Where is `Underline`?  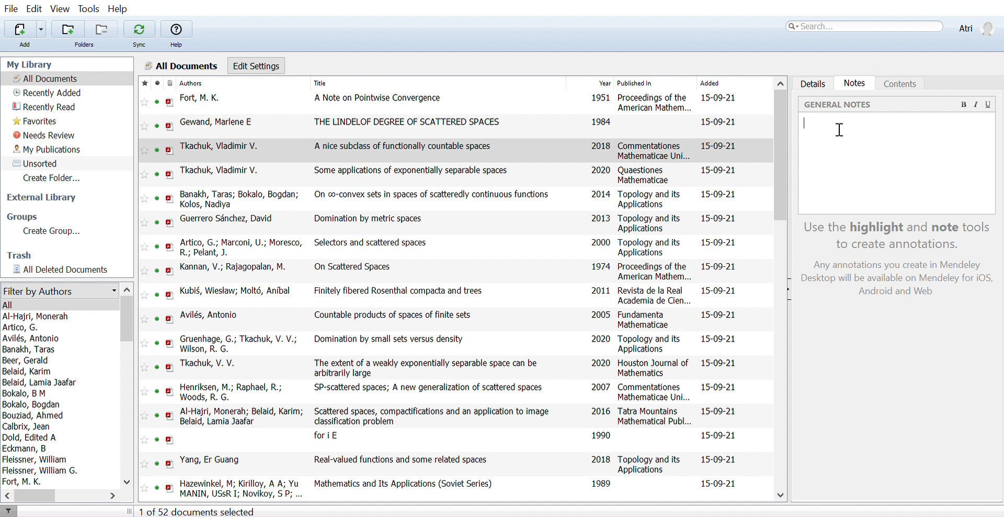
Underline is located at coordinates (990, 105).